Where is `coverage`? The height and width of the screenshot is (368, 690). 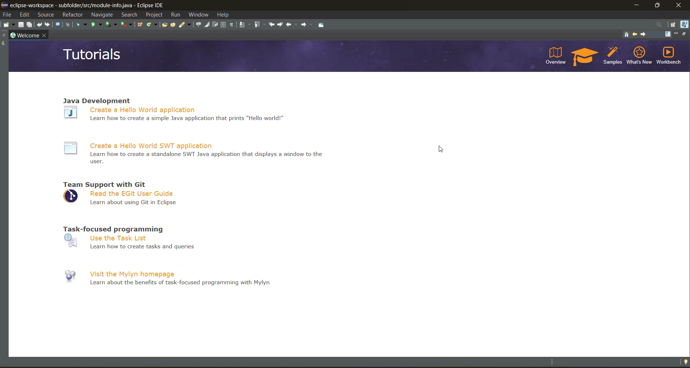
coverage is located at coordinates (111, 24).